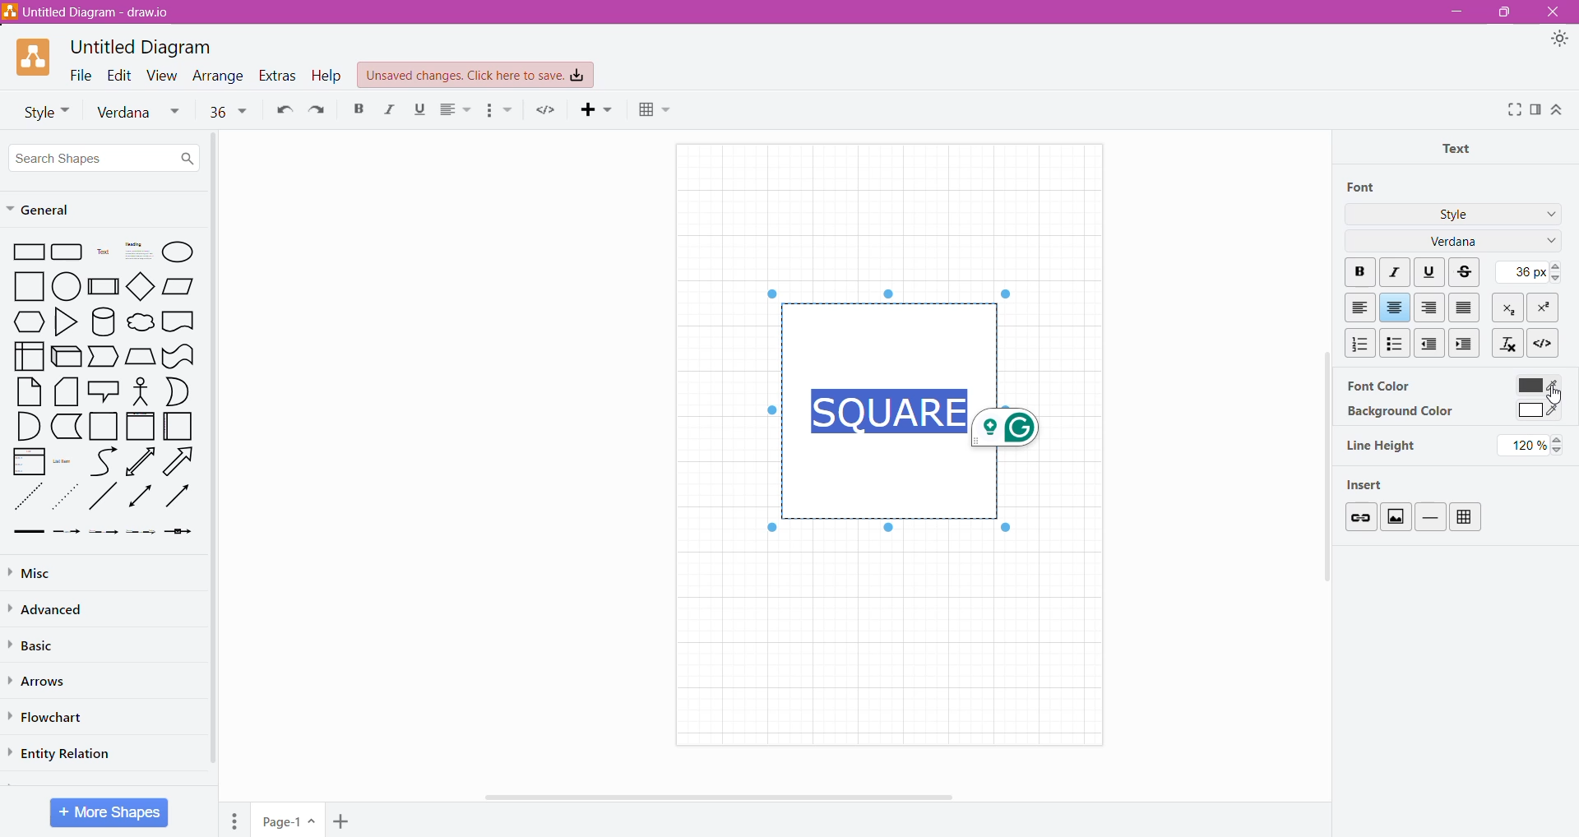 The image size is (1579, 837). What do you see at coordinates (179, 427) in the screenshot?
I see `Folded Paper ` at bounding box center [179, 427].